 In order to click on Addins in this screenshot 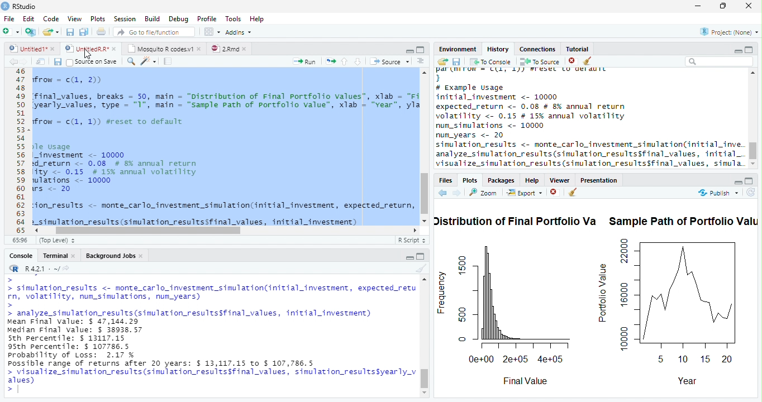, I will do `click(239, 32)`.